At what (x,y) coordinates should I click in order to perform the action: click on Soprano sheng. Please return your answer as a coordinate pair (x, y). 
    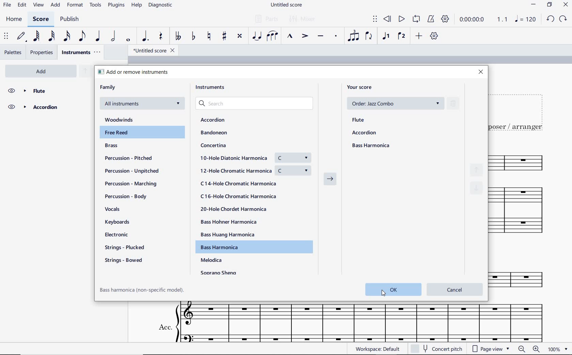
    Looking at the image, I should click on (222, 273).